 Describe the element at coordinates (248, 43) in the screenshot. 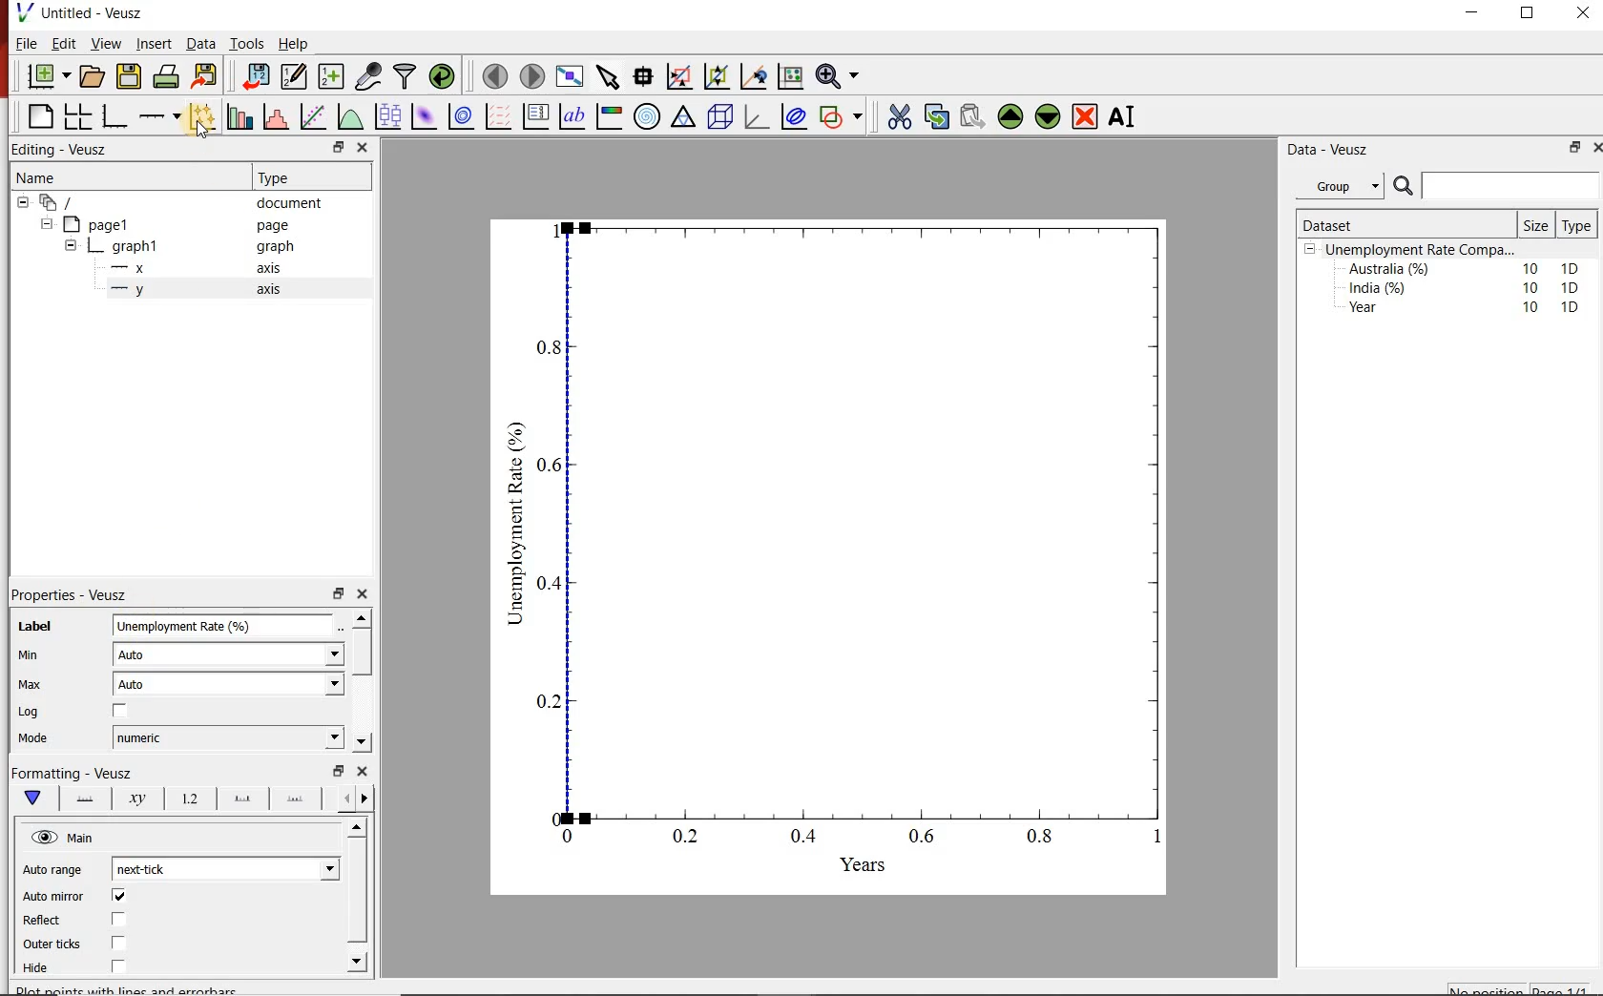

I see `Tools` at that location.